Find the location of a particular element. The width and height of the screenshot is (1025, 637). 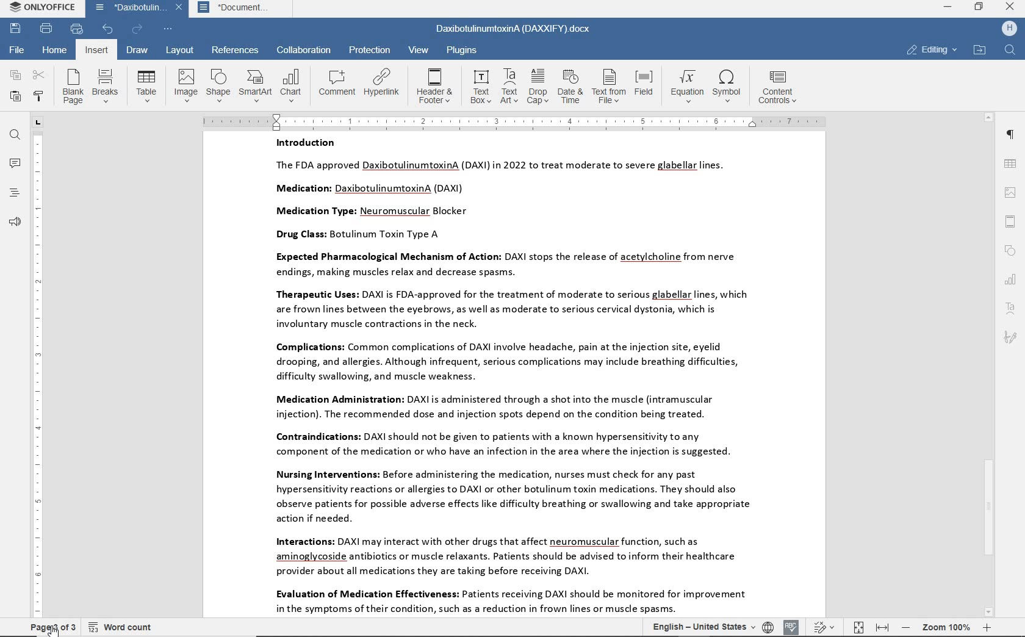

editing is located at coordinates (932, 49).